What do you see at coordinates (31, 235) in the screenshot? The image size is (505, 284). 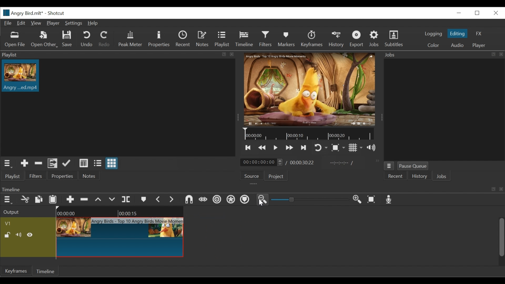 I see `Hide` at bounding box center [31, 235].